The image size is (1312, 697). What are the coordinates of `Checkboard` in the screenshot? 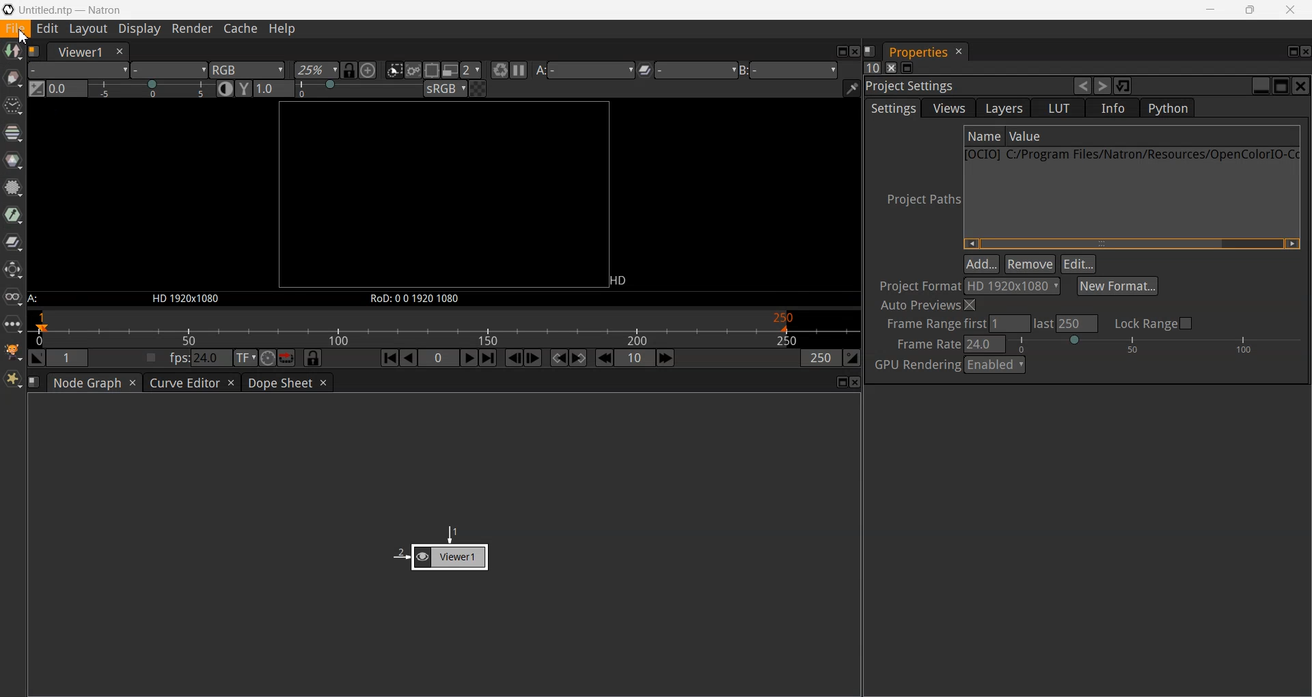 It's located at (479, 88).